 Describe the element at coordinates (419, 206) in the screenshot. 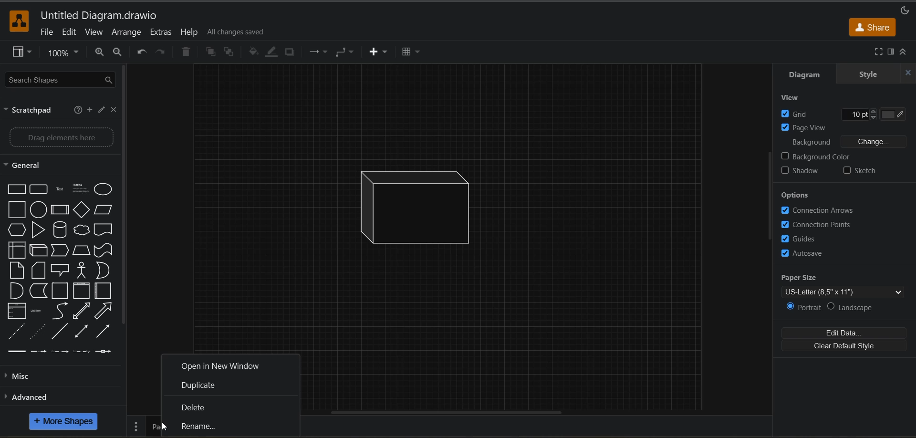

I see `inserted shape` at that location.